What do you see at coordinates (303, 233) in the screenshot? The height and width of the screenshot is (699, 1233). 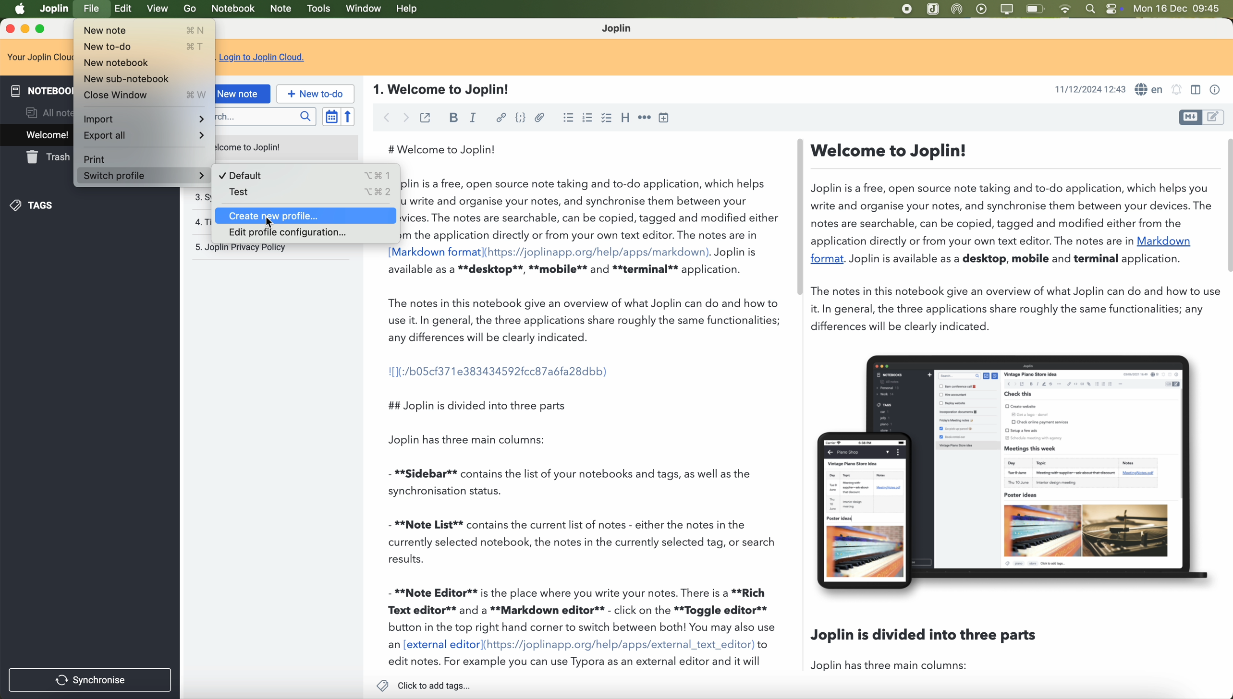 I see `Edit profile configuration...` at bounding box center [303, 233].